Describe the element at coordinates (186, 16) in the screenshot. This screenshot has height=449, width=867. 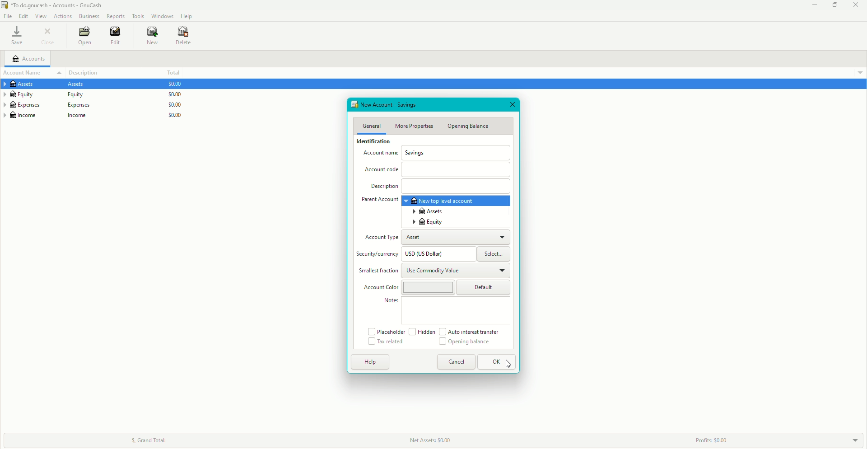
I see `Help` at that location.